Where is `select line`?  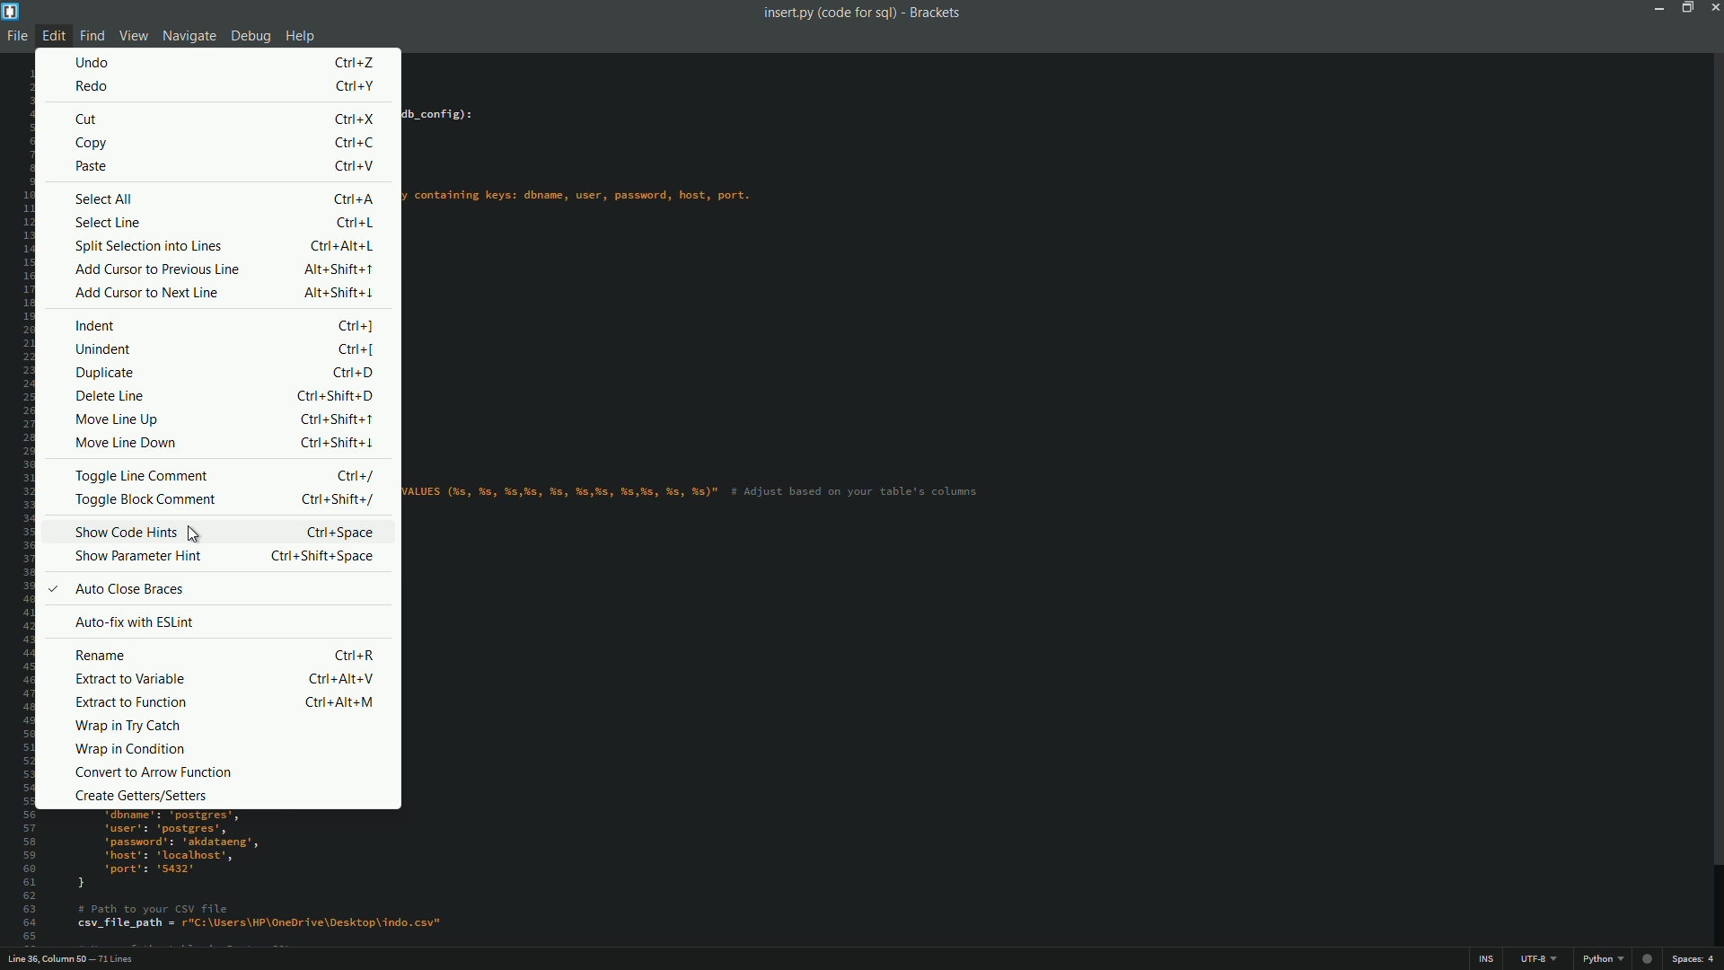
select line is located at coordinates (107, 223).